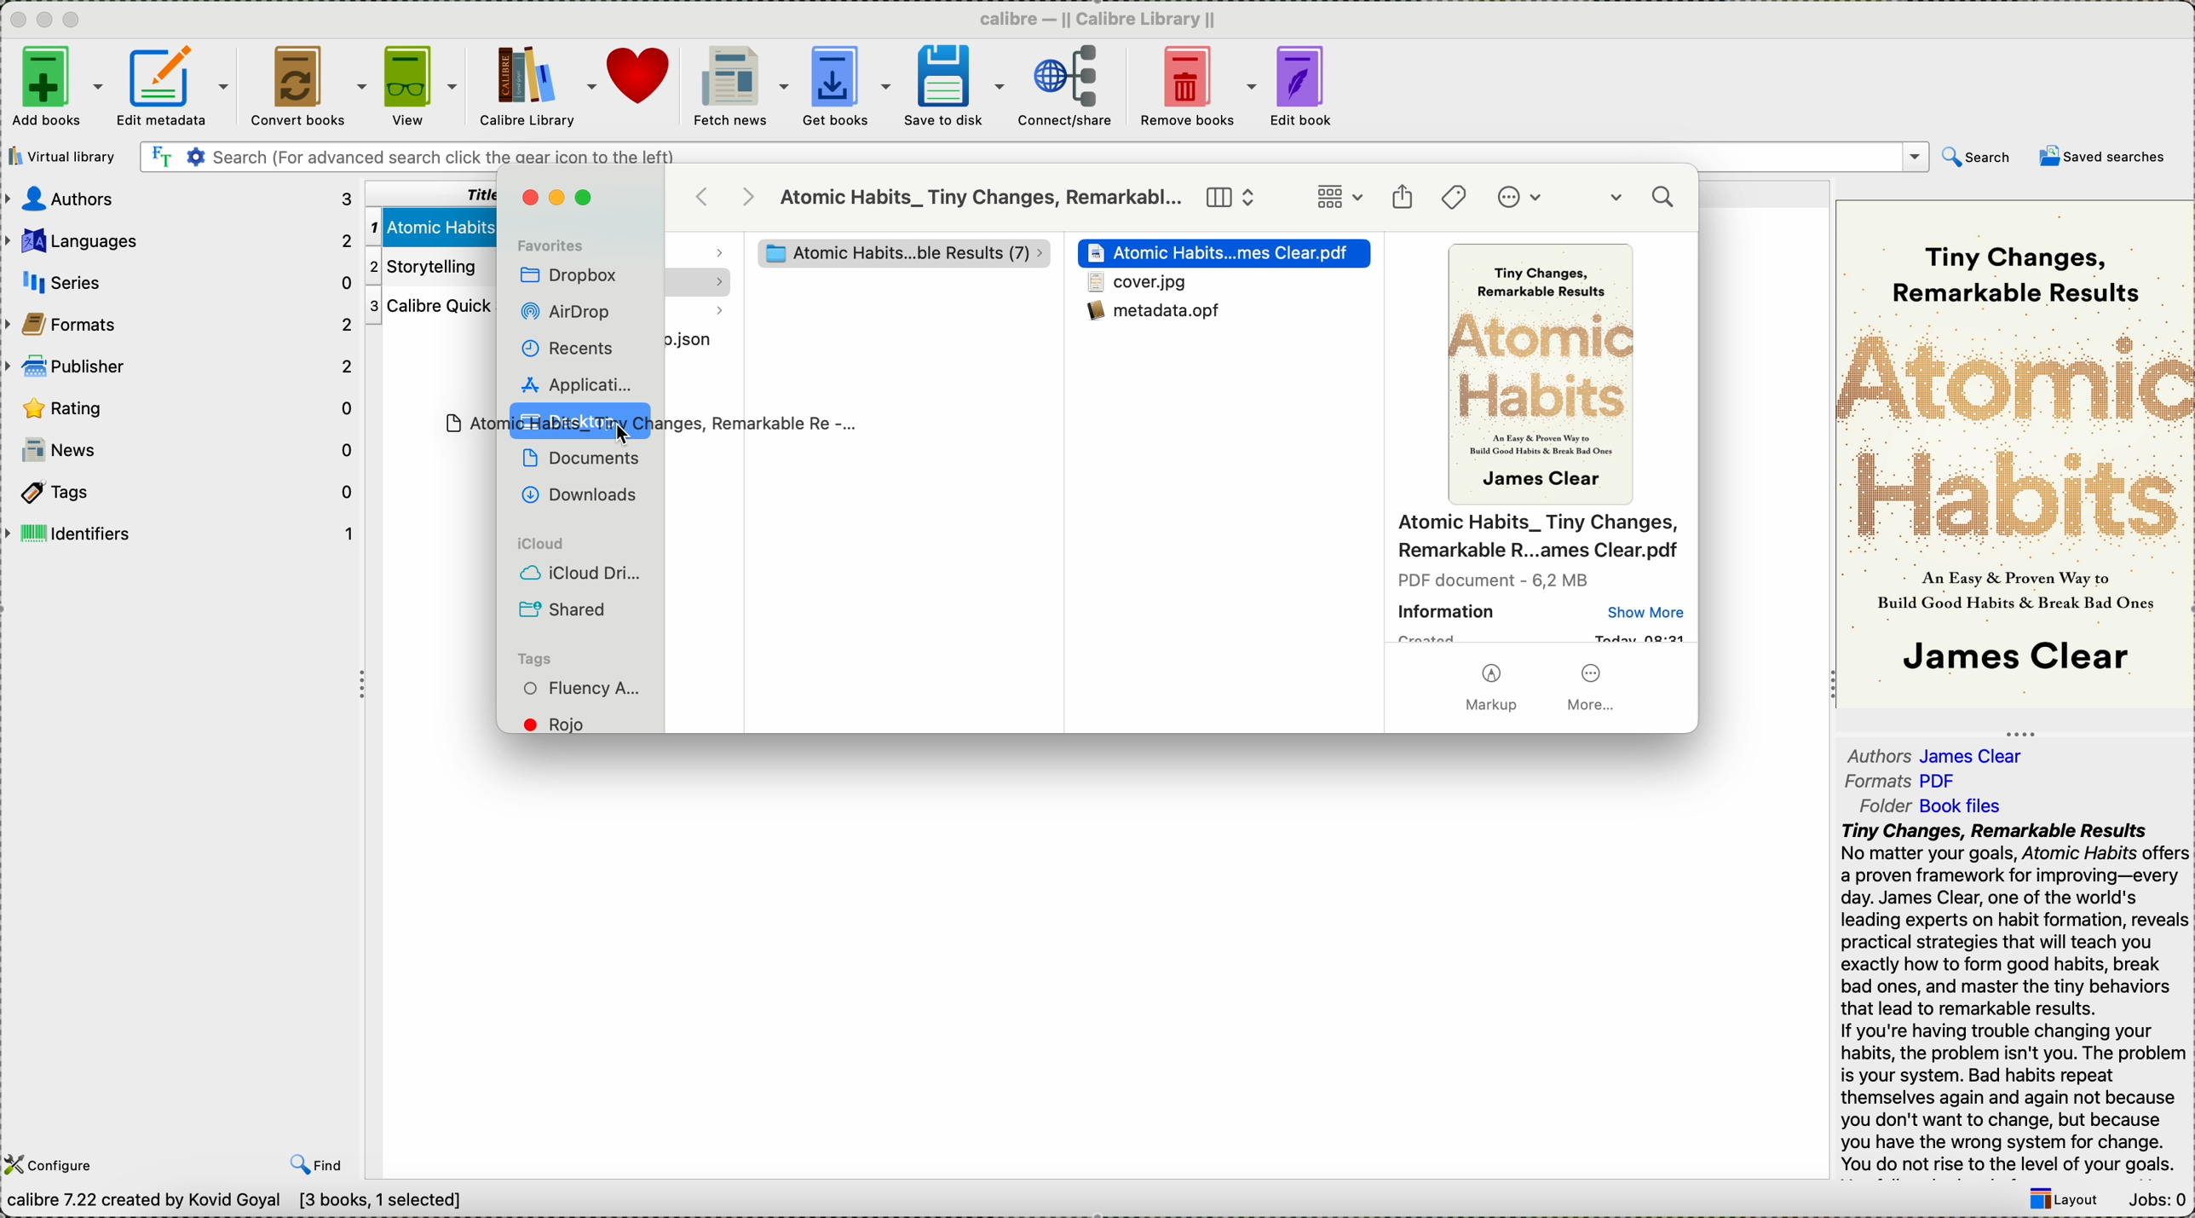 This screenshot has height=1218, width=2195. Describe the element at coordinates (641, 77) in the screenshot. I see `donate` at that location.